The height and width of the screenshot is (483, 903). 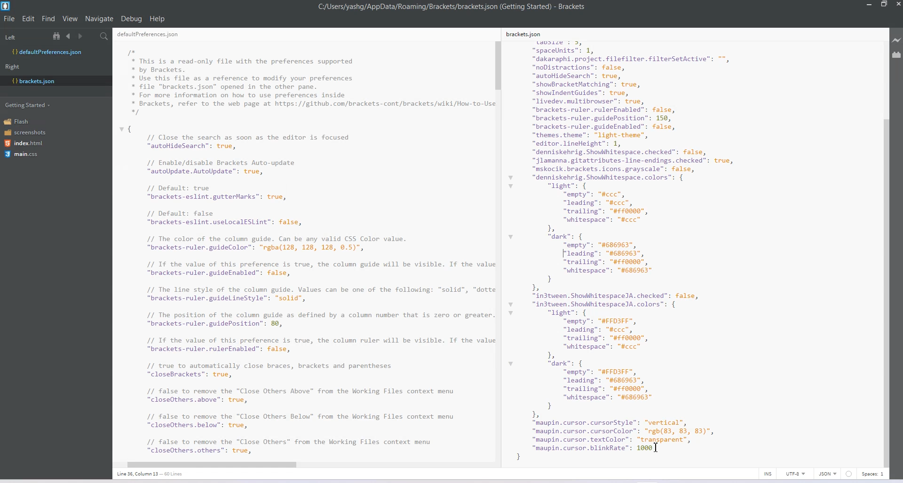 What do you see at coordinates (870, 5) in the screenshot?
I see `Minimize` at bounding box center [870, 5].